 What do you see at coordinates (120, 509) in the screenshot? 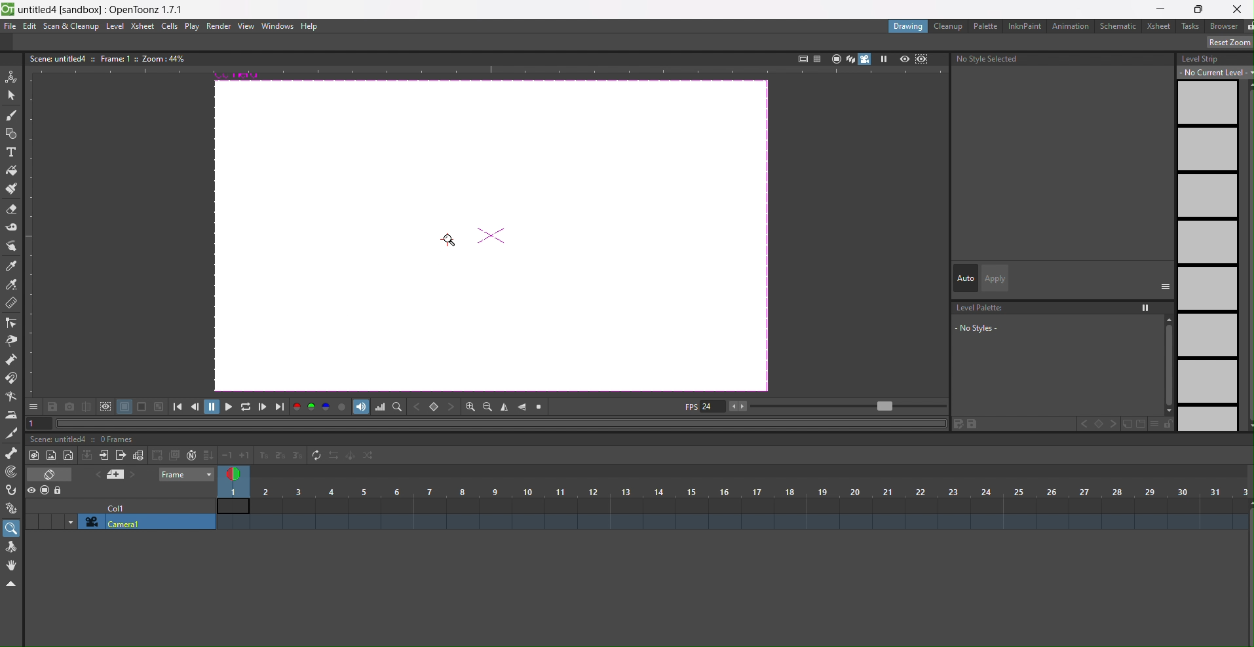
I see `cell` at bounding box center [120, 509].